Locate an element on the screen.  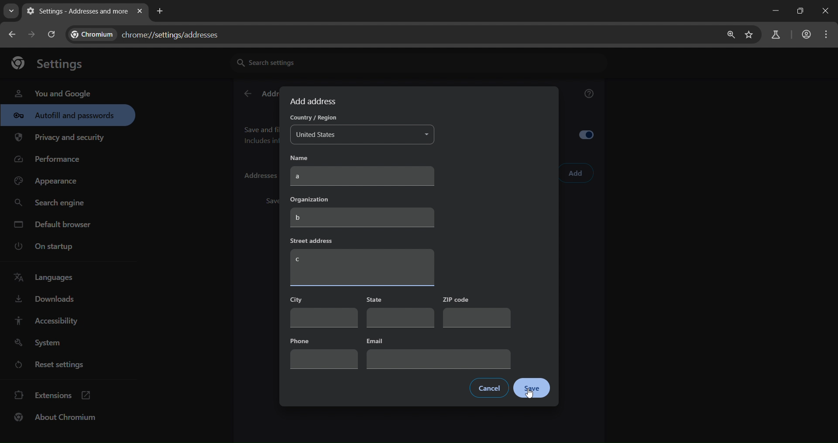
go back one page is located at coordinates (33, 34).